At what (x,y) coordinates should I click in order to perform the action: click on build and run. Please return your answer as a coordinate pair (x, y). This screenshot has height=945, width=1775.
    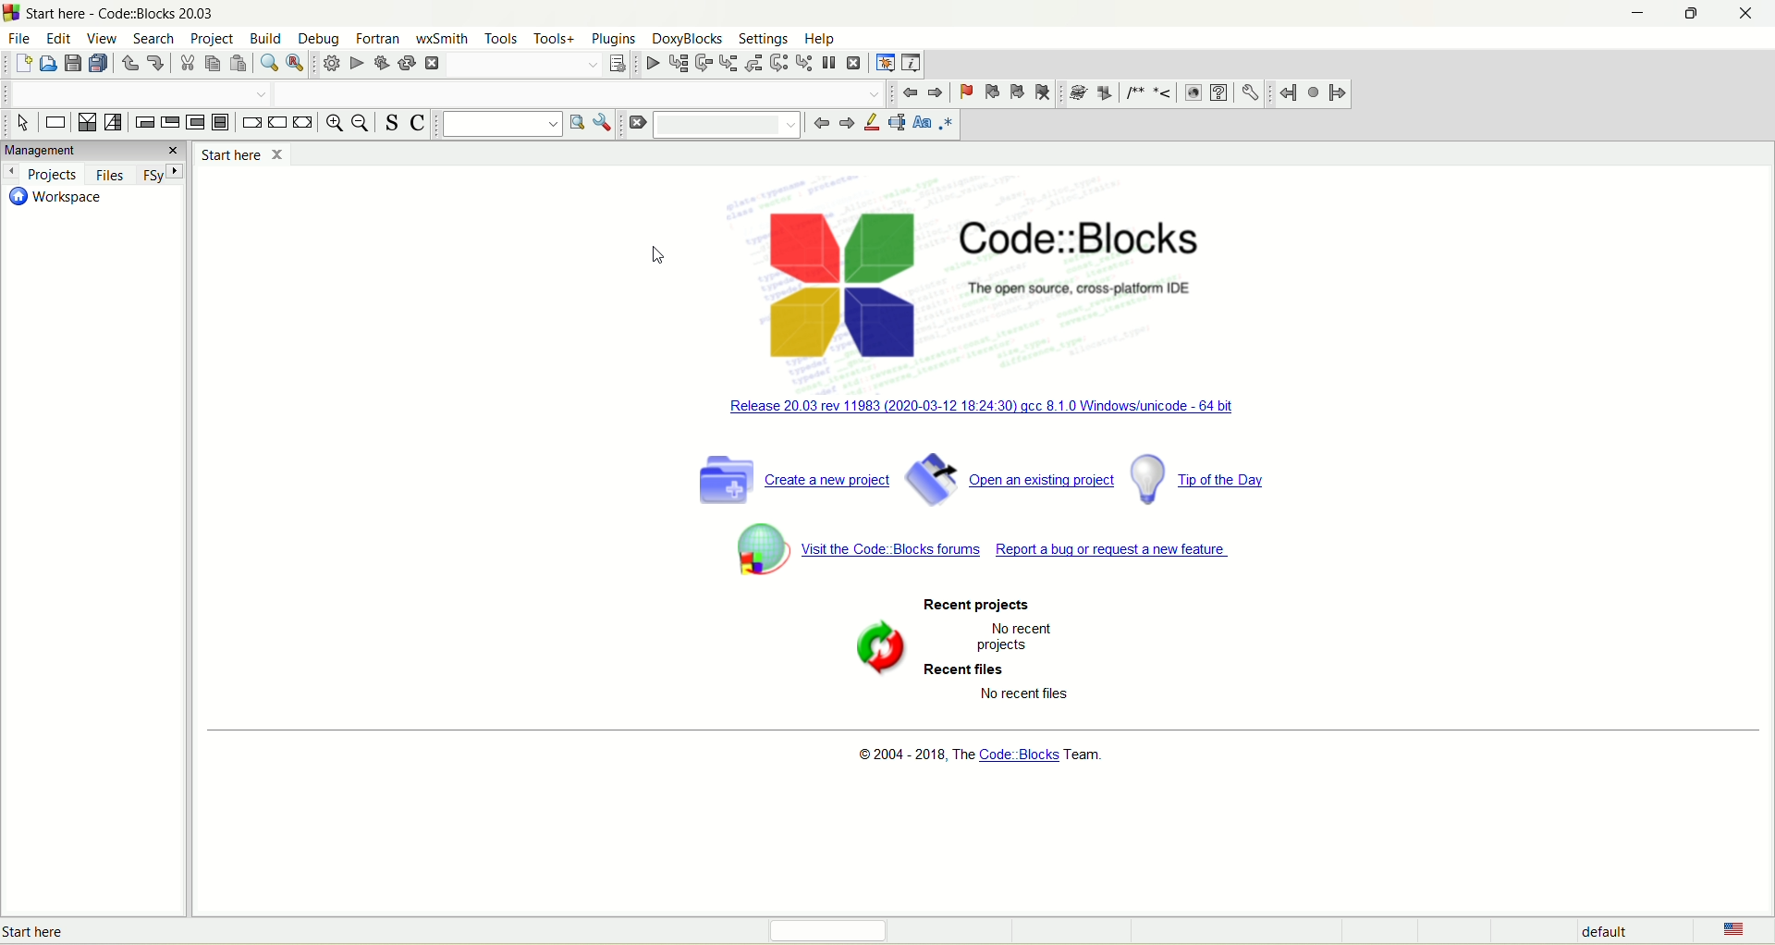
    Looking at the image, I should click on (381, 63).